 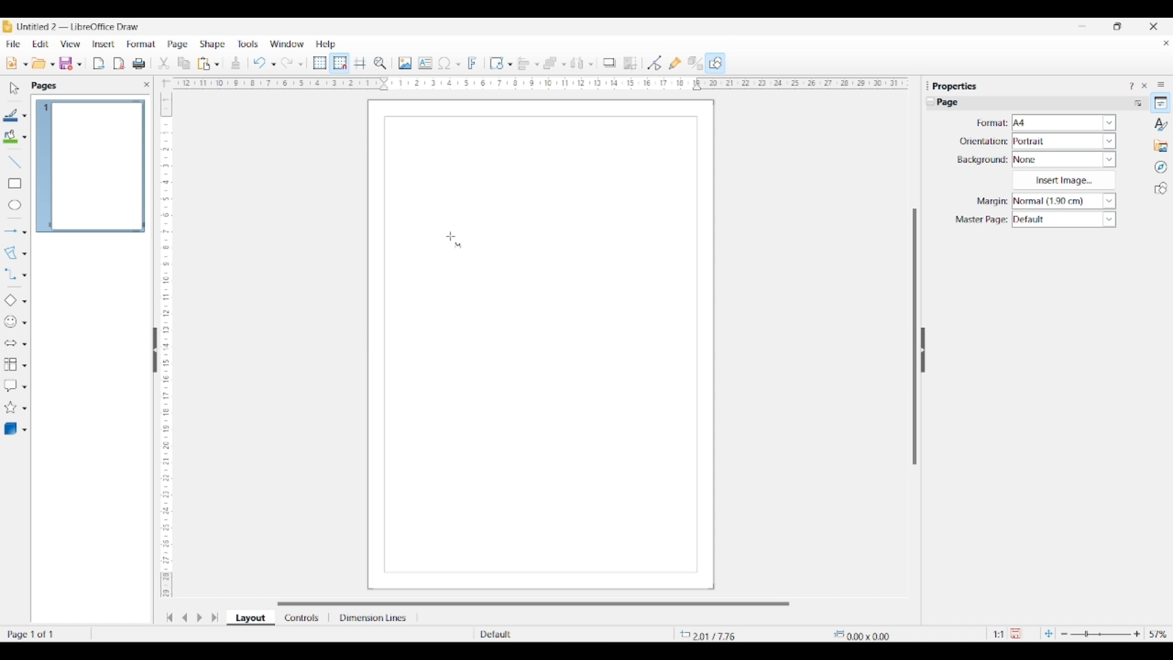 What do you see at coordinates (204, 64) in the screenshot?
I see `Selected paste options` at bounding box center [204, 64].